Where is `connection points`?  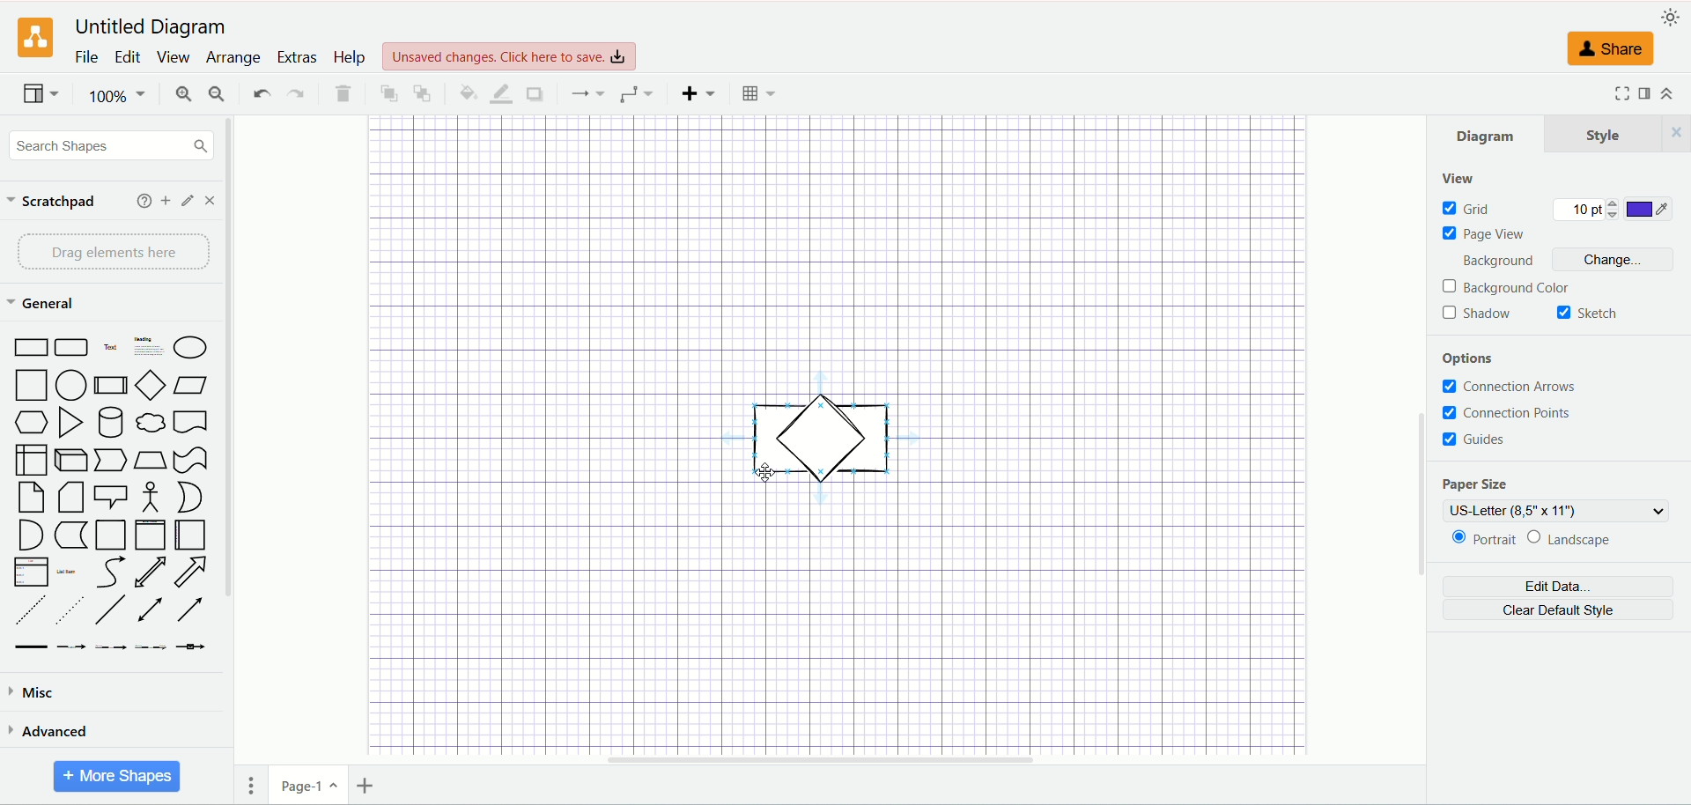
connection points is located at coordinates (1503, 412).